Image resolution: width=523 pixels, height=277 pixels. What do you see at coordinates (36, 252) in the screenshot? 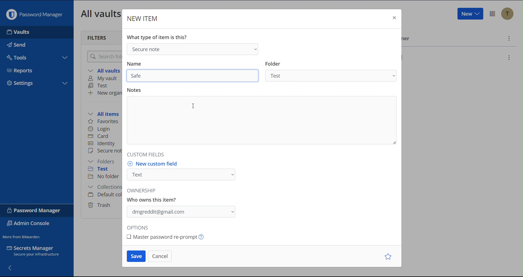
I see `Secrets Manager` at bounding box center [36, 252].